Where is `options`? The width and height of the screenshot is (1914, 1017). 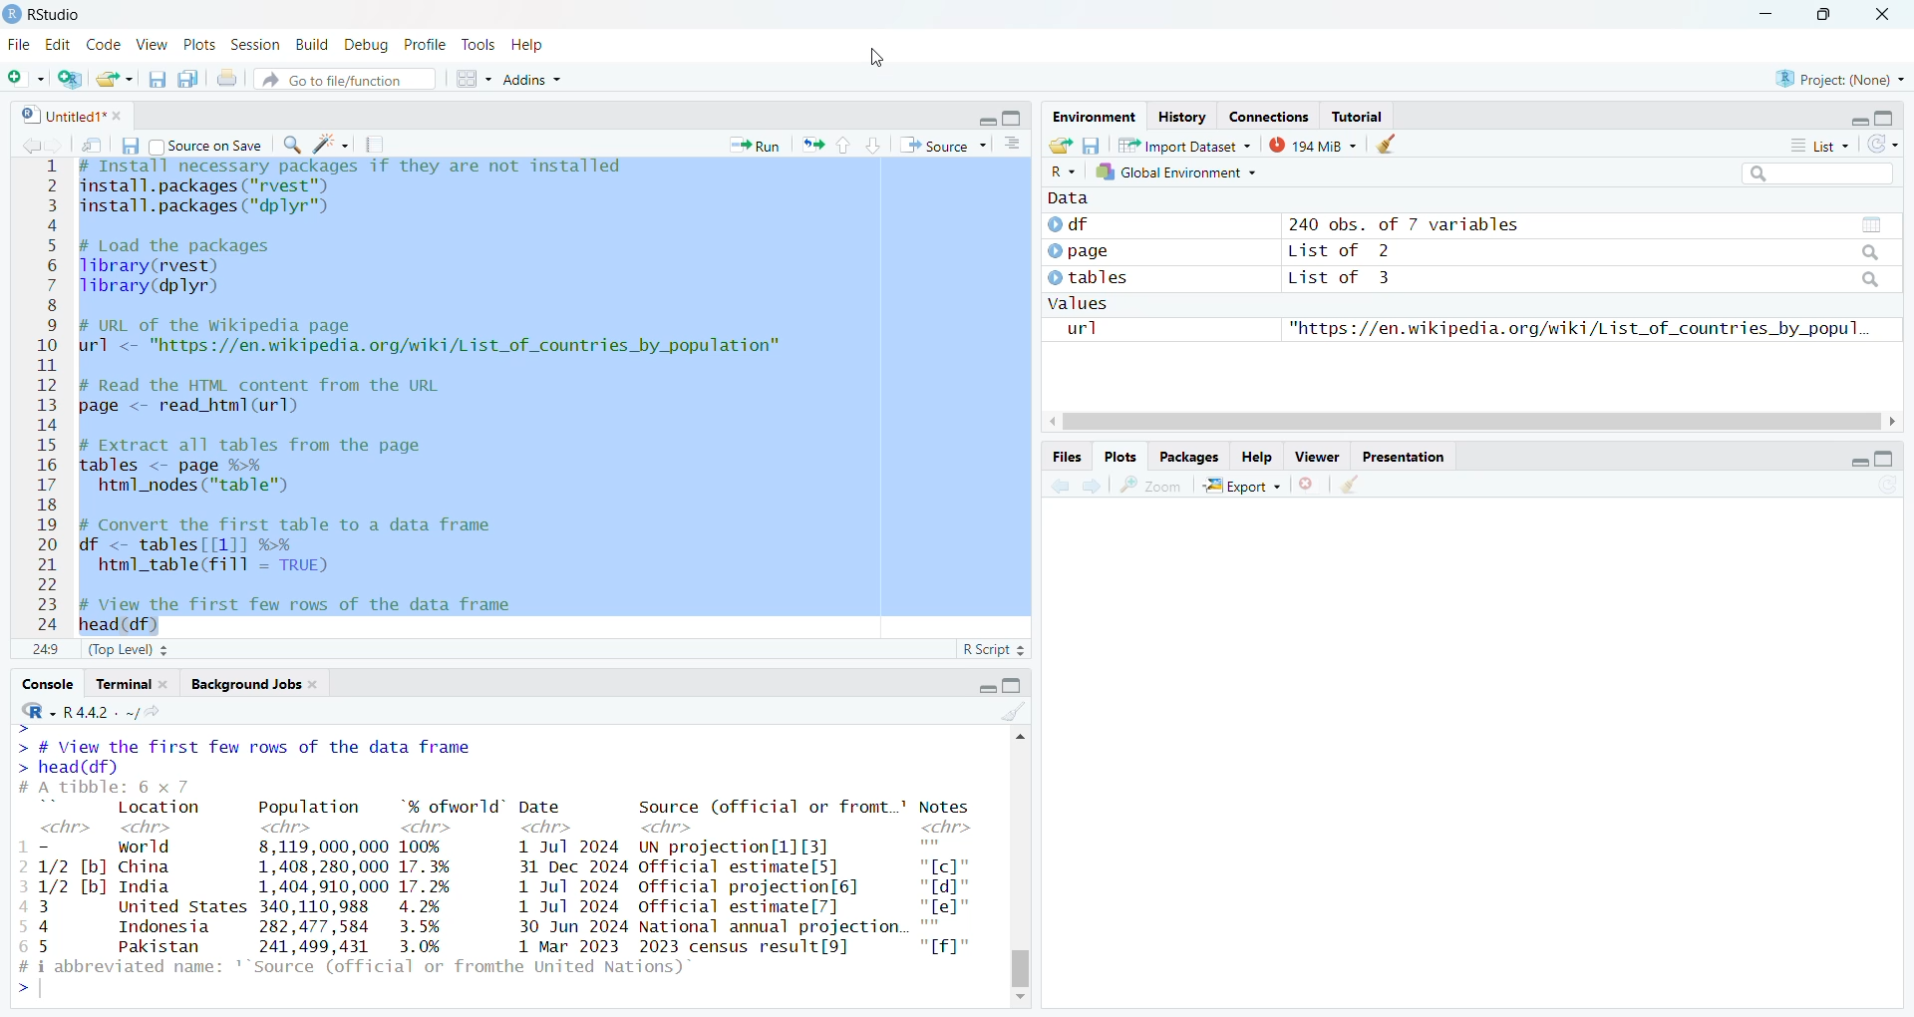 options is located at coordinates (1012, 144).